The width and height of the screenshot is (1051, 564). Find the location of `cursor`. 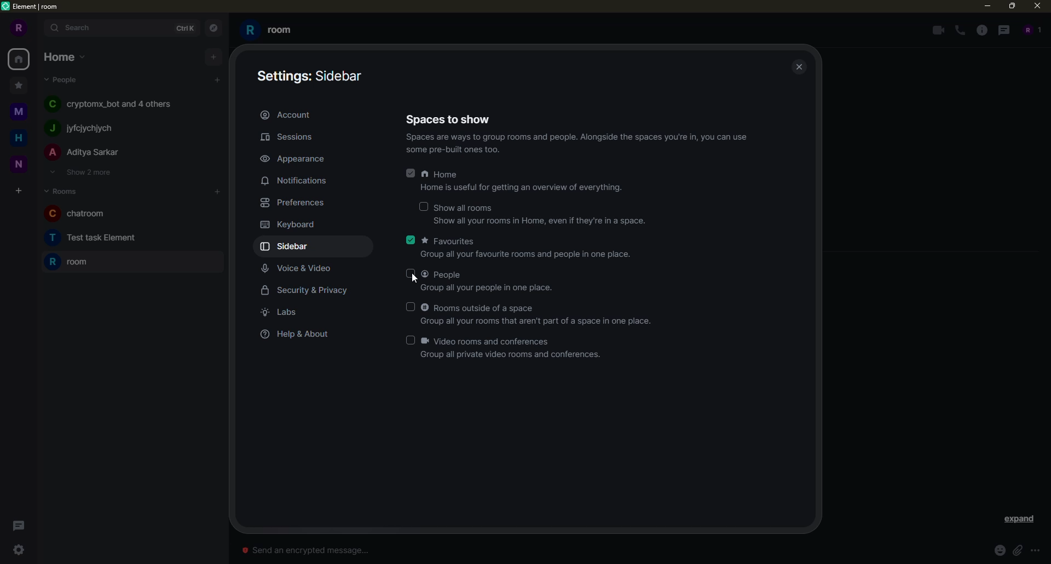

cursor is located at coordinates (412, 283).